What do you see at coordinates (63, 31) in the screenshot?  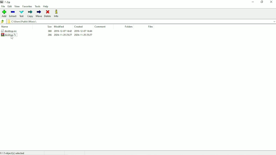 I see `modified date & time` at bounding box center [63, 31].